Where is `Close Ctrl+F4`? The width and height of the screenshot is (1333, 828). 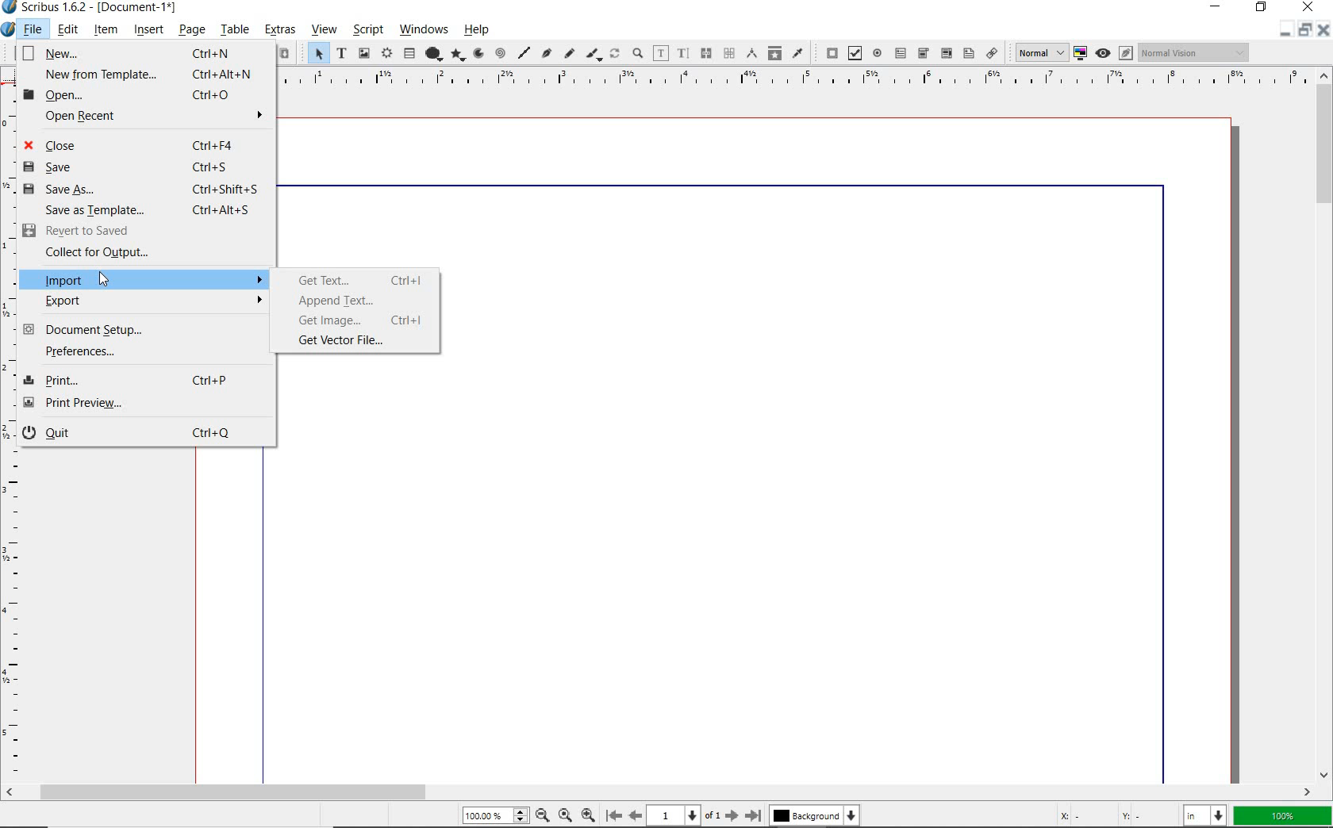
Close Ctrl+F4 is located at coordinates (136, 146).